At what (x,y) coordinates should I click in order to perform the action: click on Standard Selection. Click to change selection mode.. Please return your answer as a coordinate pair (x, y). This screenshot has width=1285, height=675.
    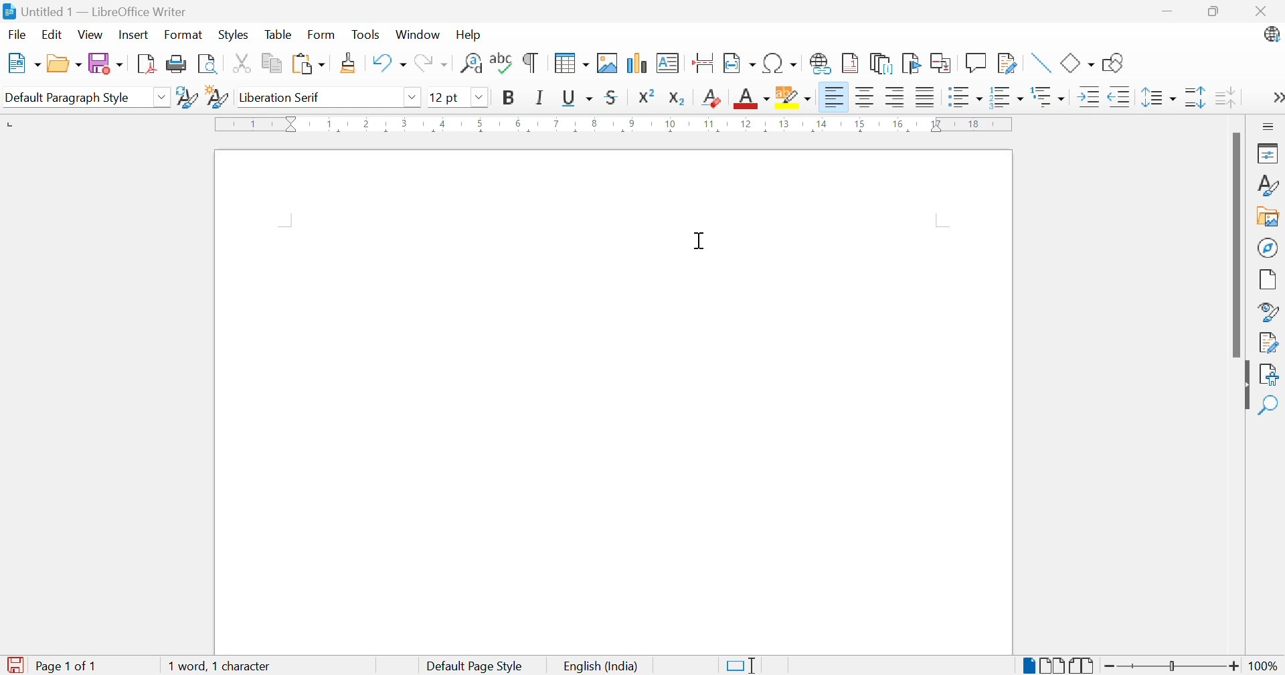
    Looking at the image, I should click on (744, 666).